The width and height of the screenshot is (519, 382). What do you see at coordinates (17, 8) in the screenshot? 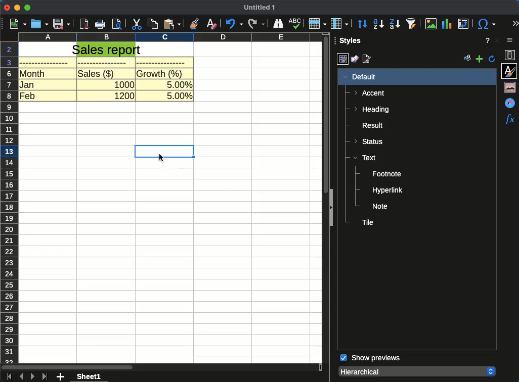
I see `minimize` at bounding box center [17, 8].